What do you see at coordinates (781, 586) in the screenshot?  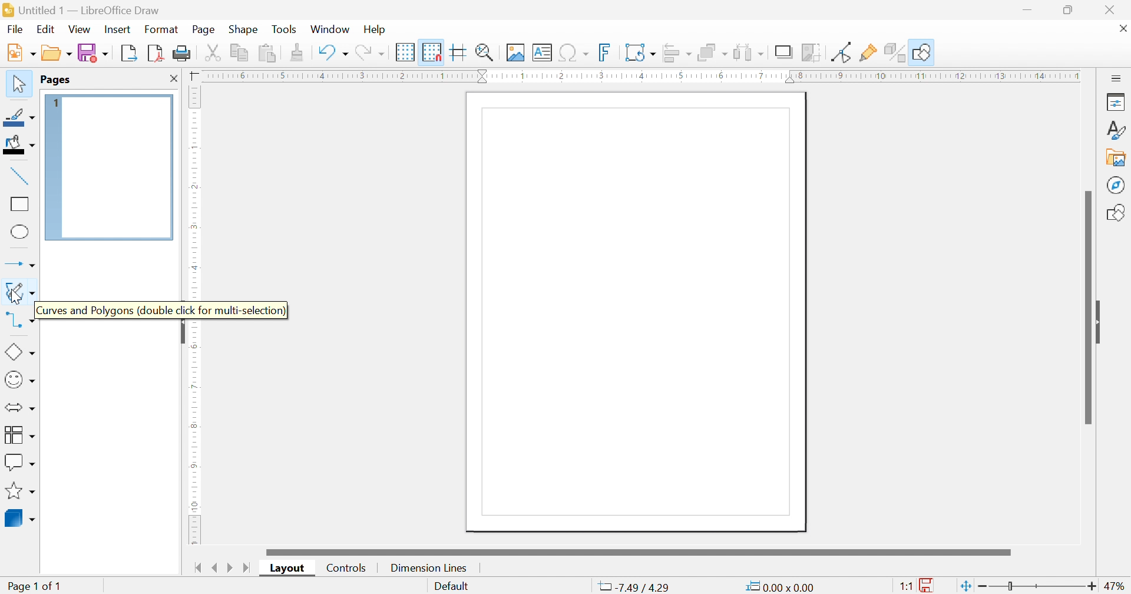 I see `0.00*0.00` at bounding box center [781, 586].